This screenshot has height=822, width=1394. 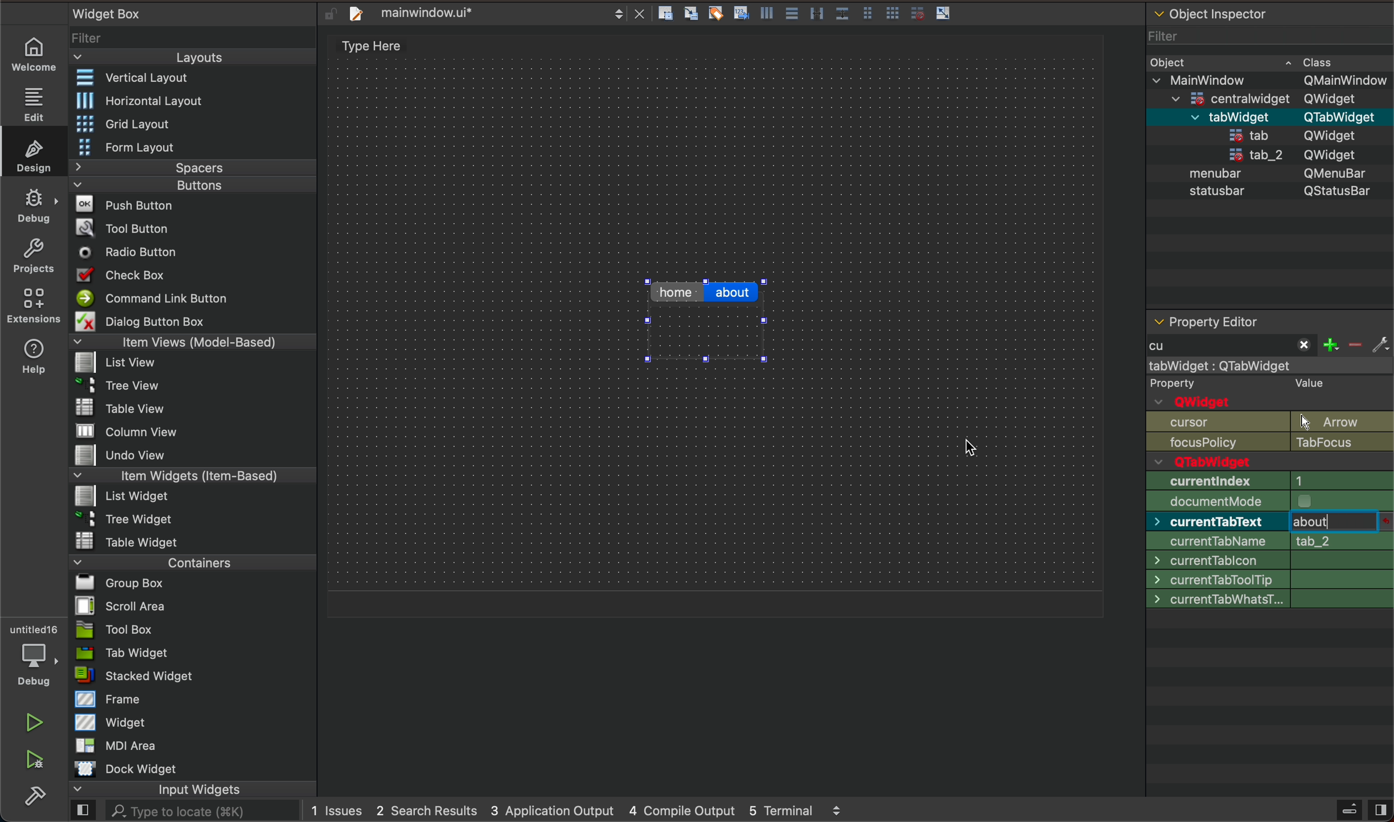 What do you see at coordinates (36, 304) in the screenshot?
I see `extensions` at bounding box center [36, 304].